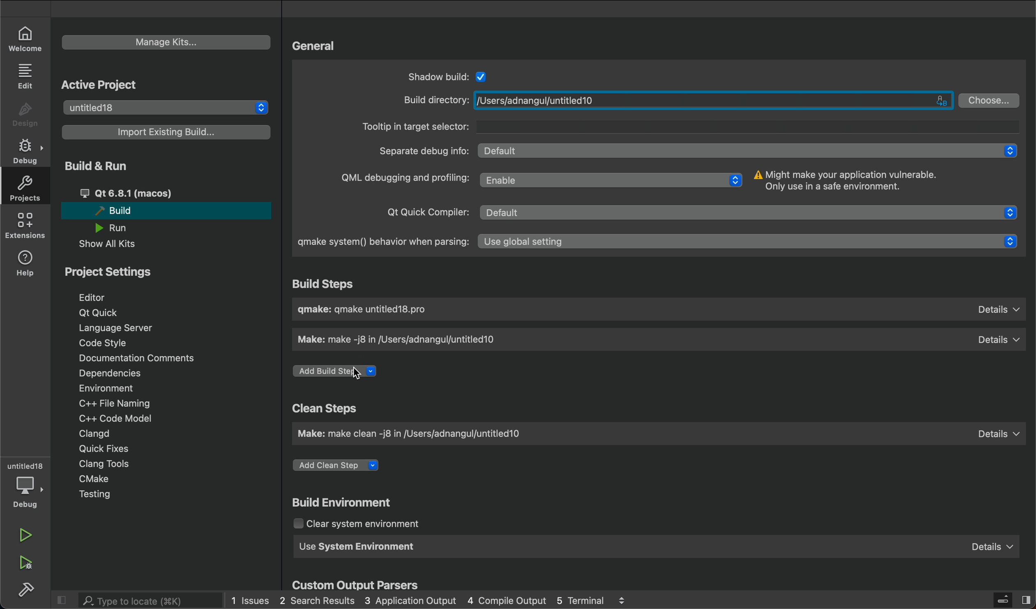 Image resolution: width=1036 pixels, height=609 pixels. Describe the element at coordinates (109, 244) in the screenshot. I see `Show All Kits` at that location.